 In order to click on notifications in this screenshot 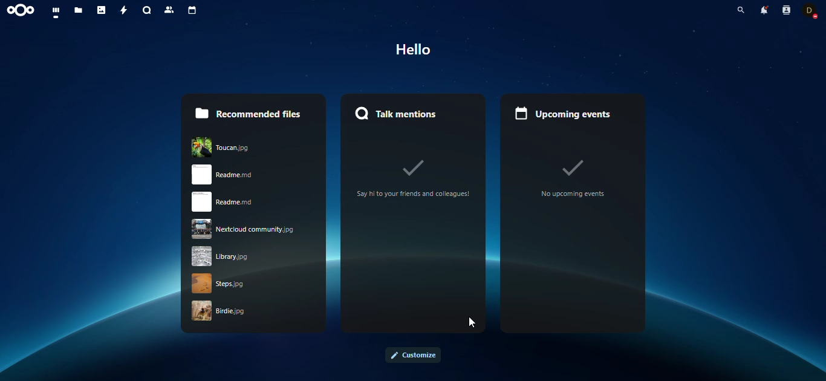, I will do `click(764, 10)`.